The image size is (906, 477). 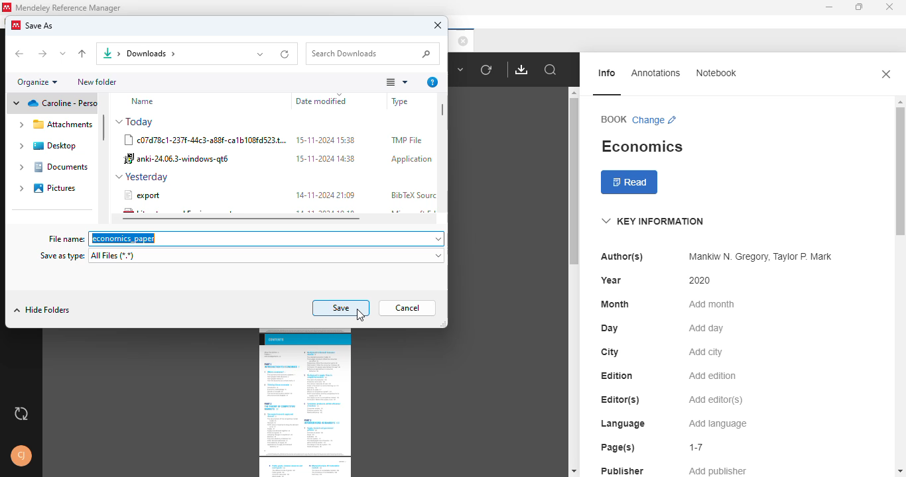 What do you see at coordinates (614, 119) in the screenshot?
I see `book` at bounding box center [614, 119].